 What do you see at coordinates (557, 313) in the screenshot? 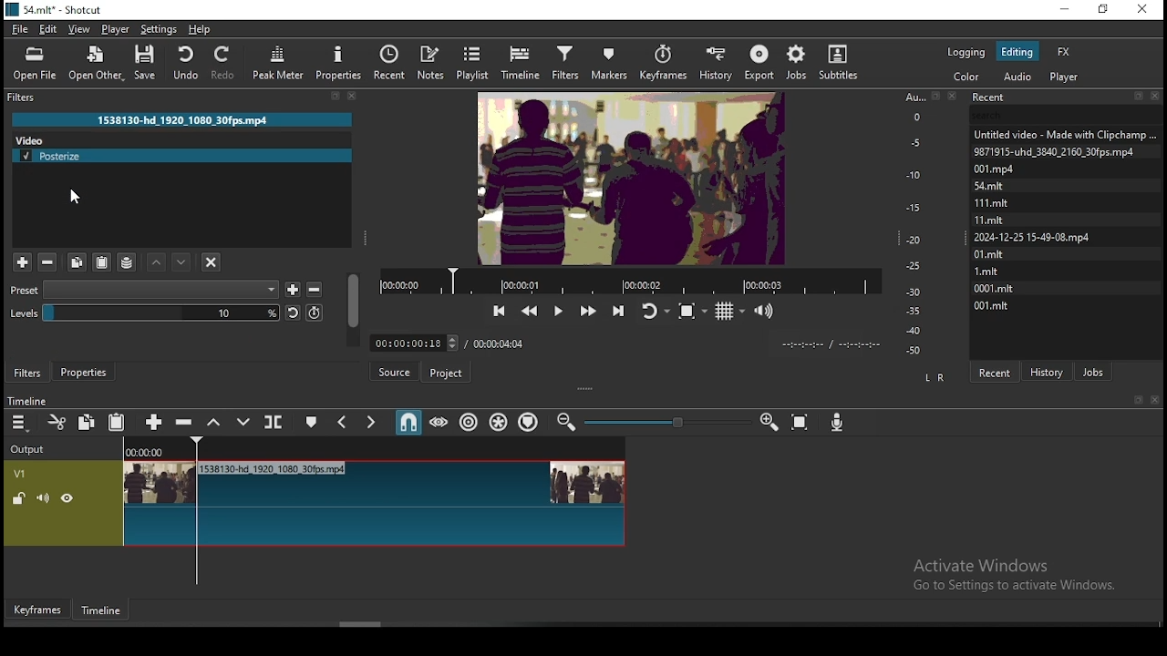
I see `play/pause` at bounding box center [557, 313].